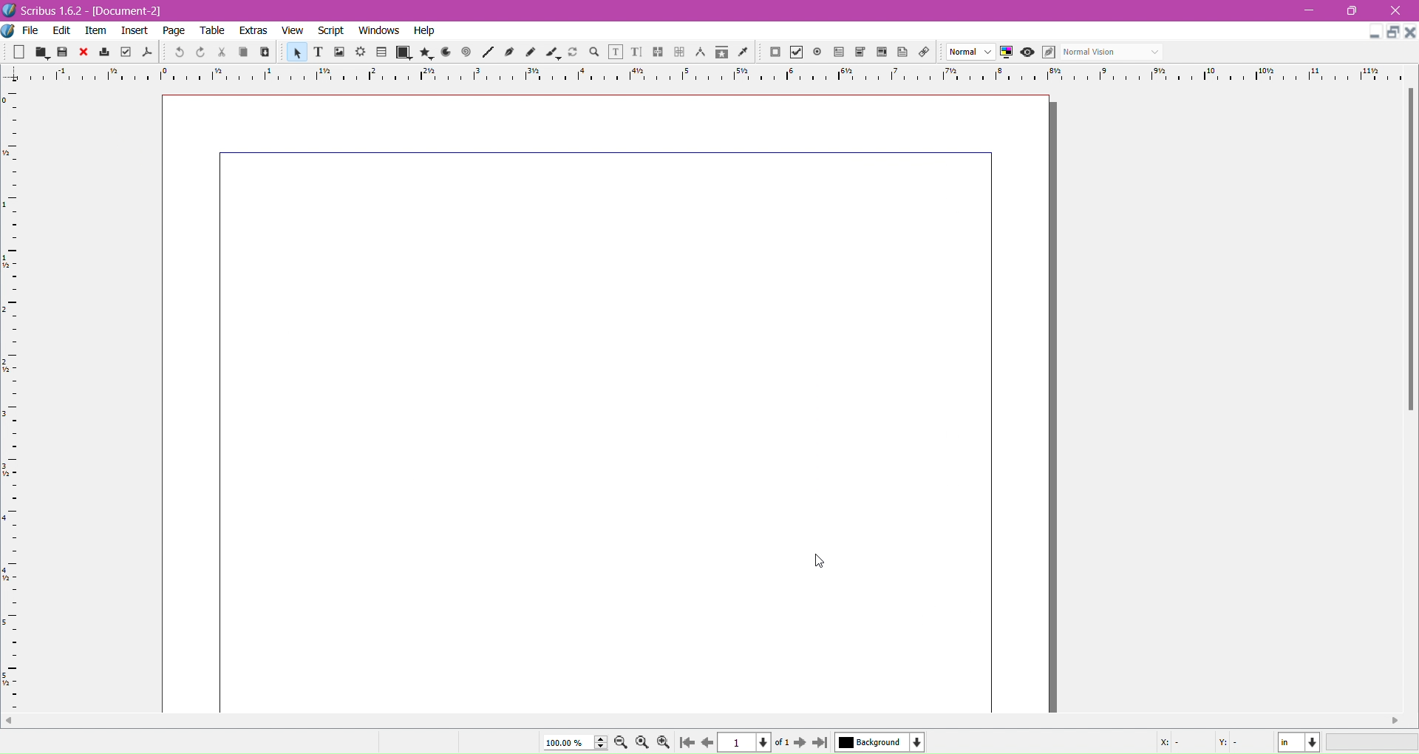 The image size is (1419, 754). Describe the element at coordinates (84, 50) in the screenshot. I see `icon` at that location.